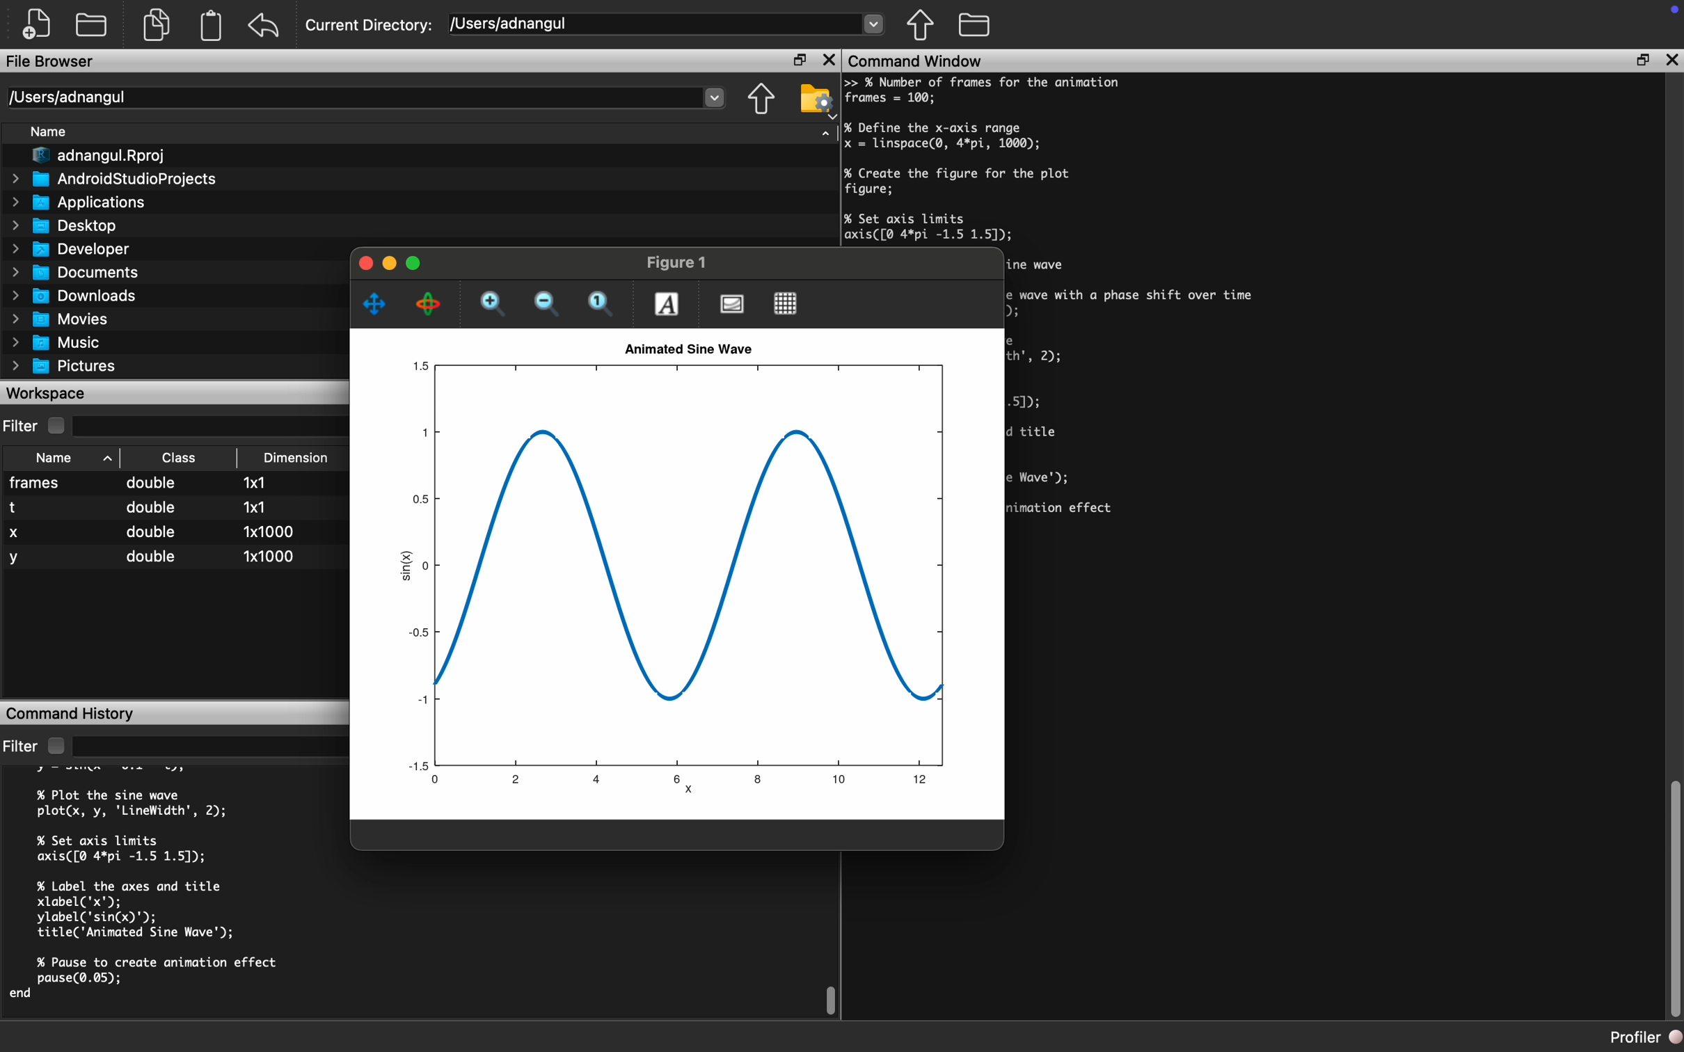 The image size is (1684, 1052). Describe the element at coordinates (814, 99) in the screenshot. I see `Folder Setting` at that location.